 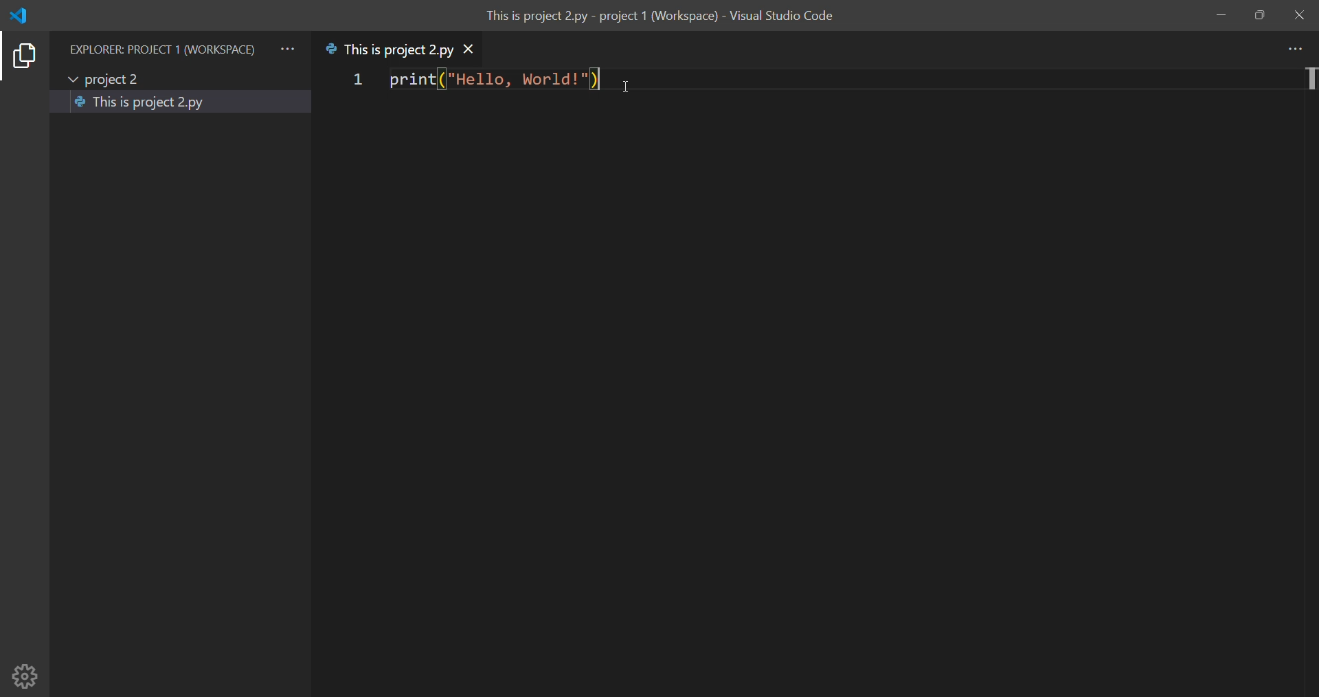 I want to click on more, so click(x=1295, y=48).